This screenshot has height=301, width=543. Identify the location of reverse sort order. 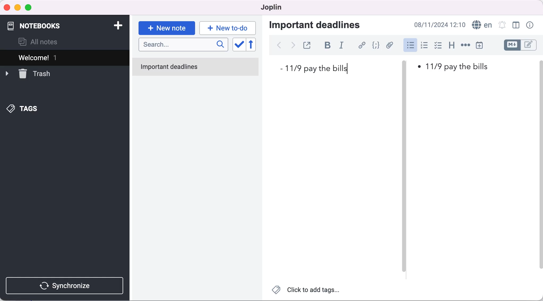
(254, 46).